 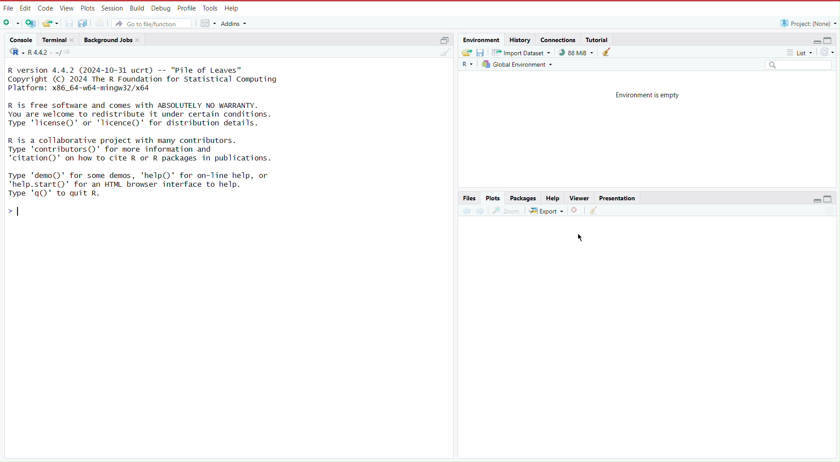 I want to click on Prompt cursor, so click(x=17, y=214).